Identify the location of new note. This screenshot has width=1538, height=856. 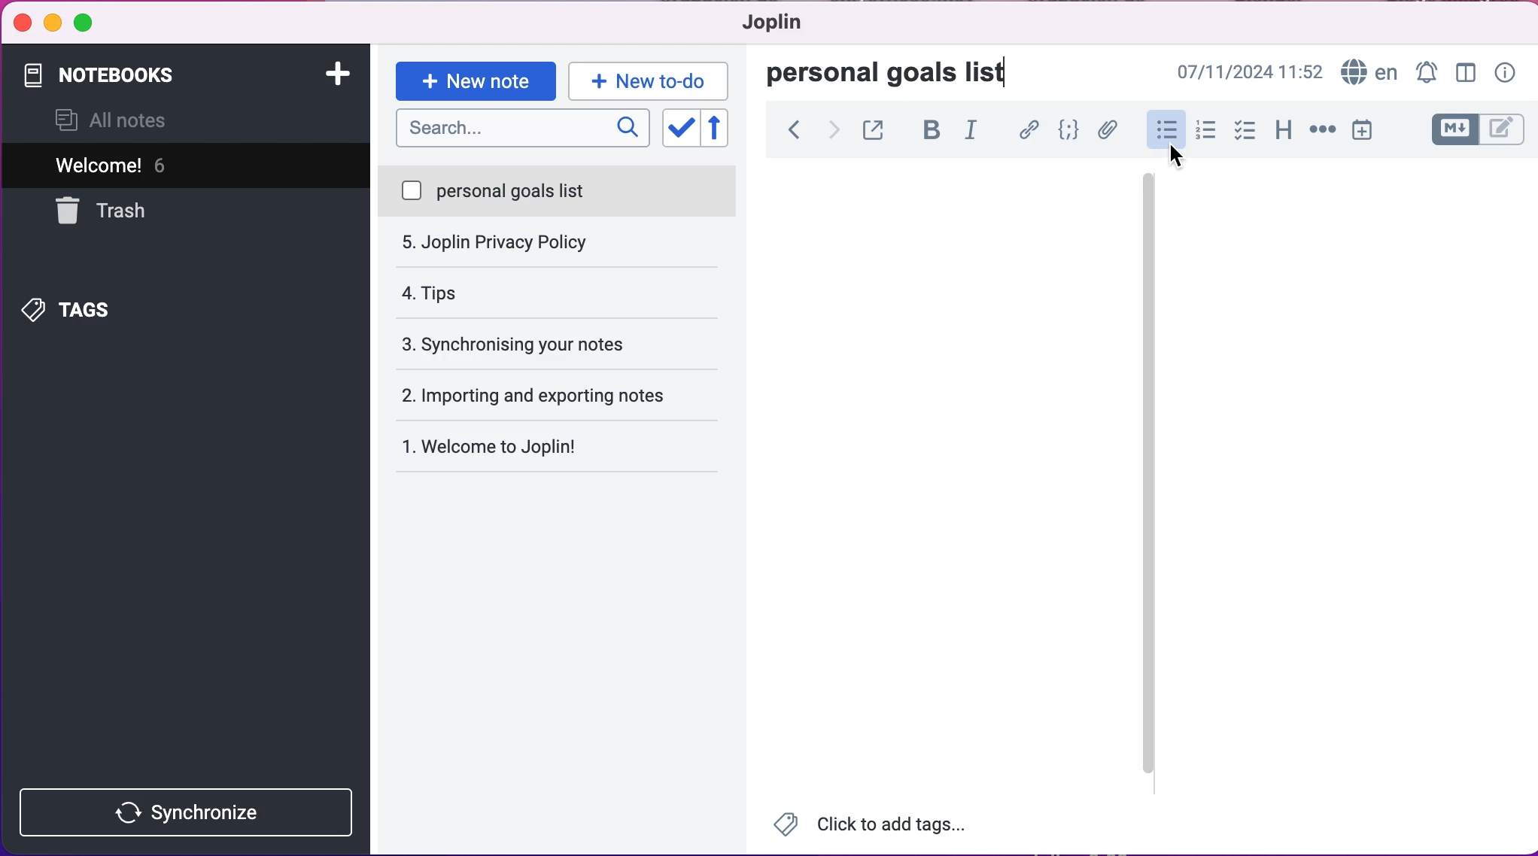
(475, 80).